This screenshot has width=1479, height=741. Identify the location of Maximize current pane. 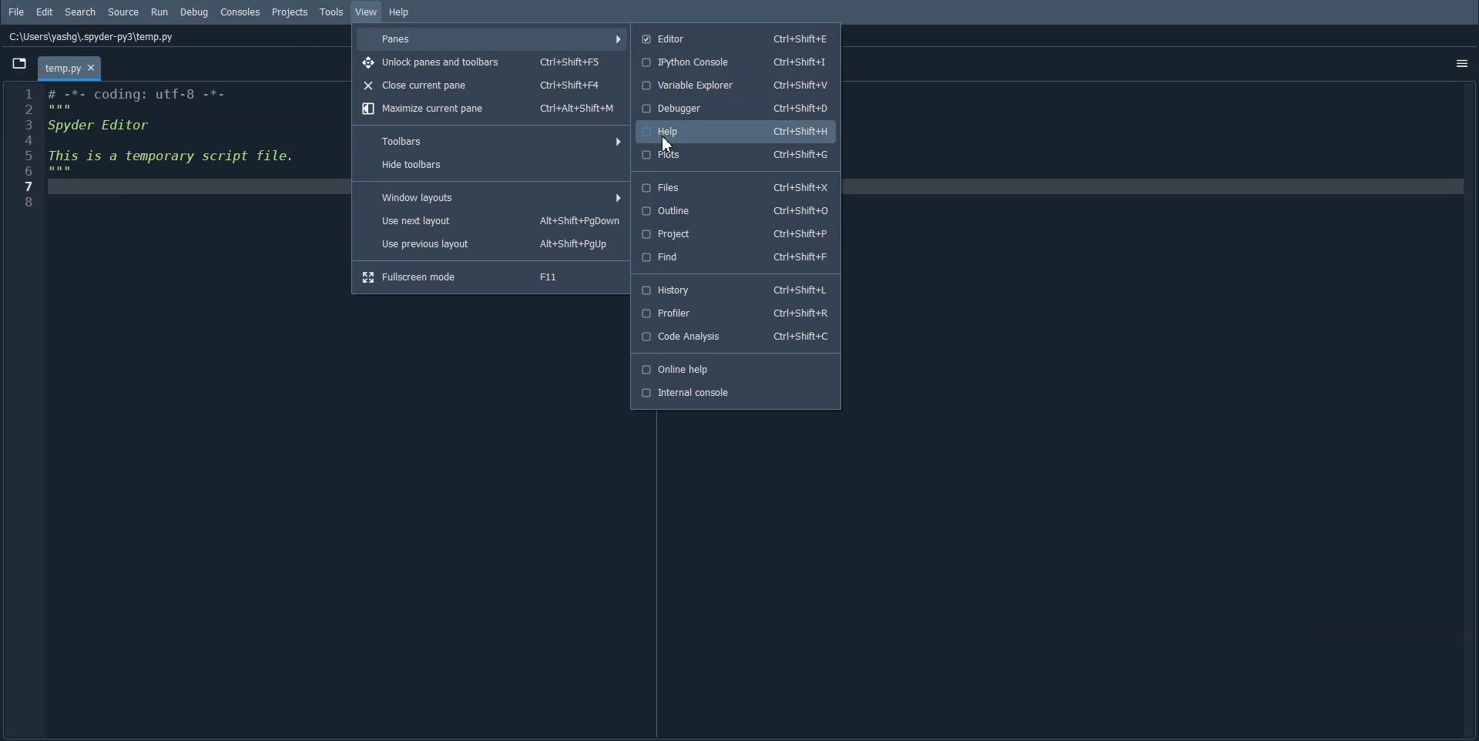
(489, 109).